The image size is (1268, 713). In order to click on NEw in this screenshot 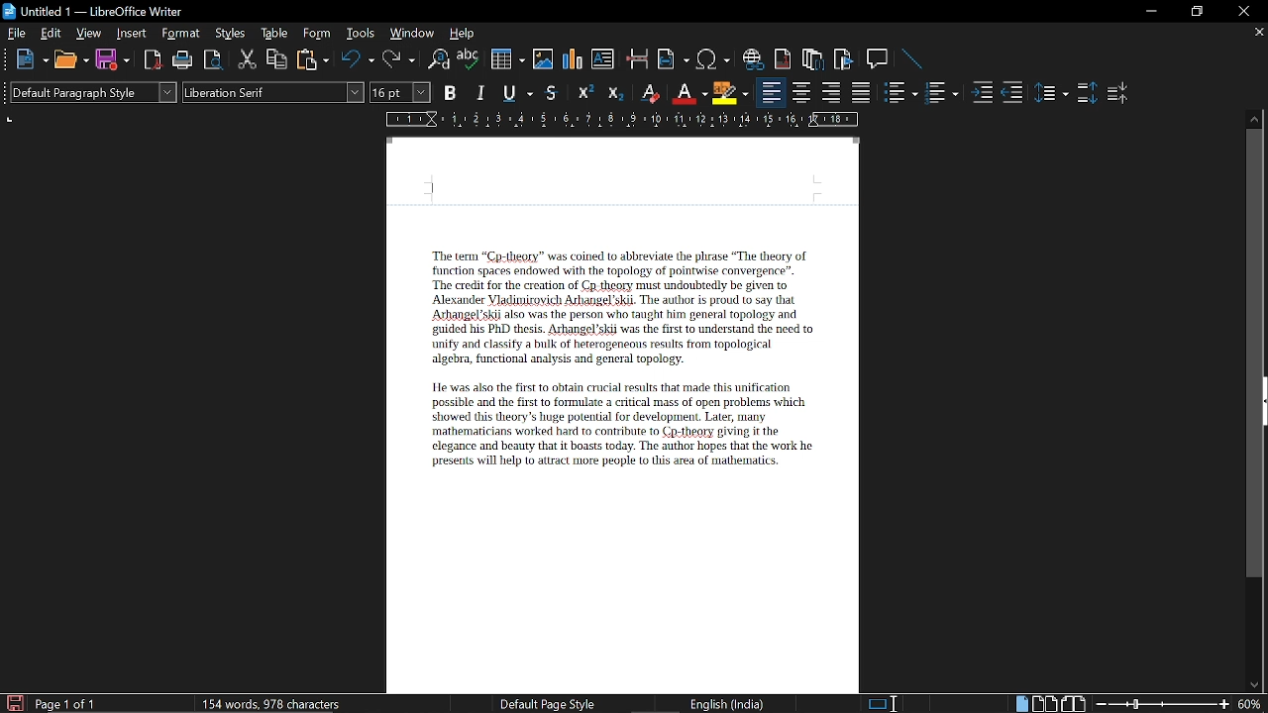, I will do `click(26, 59)`.